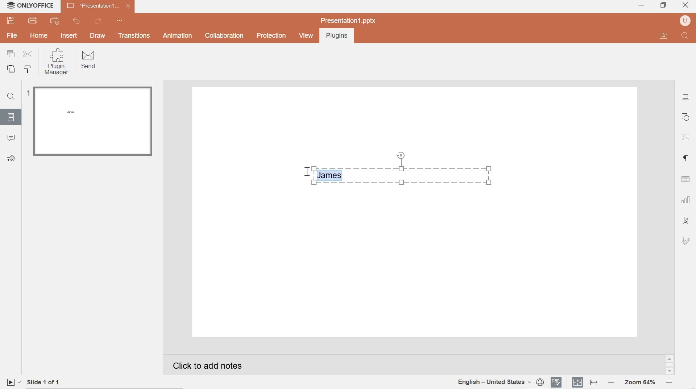 This screenshot has height=389, width=696. What do you see at coordinates (687, 159) in the screenshot?
I see `paragraph settings` at bounding box center [687, 159].